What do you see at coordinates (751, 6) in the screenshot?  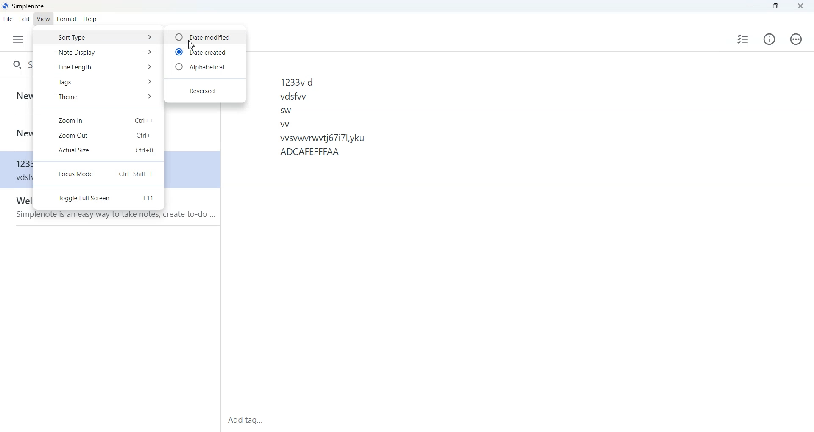 I see `Minimize` at bounding box center [751, 6].